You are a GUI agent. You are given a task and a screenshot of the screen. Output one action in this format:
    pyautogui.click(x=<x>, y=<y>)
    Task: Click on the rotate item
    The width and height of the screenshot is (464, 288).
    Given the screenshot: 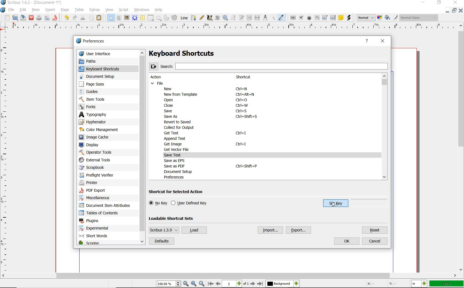 What is the action you would take?
    pyautogui.click(x=218, y=18)
    